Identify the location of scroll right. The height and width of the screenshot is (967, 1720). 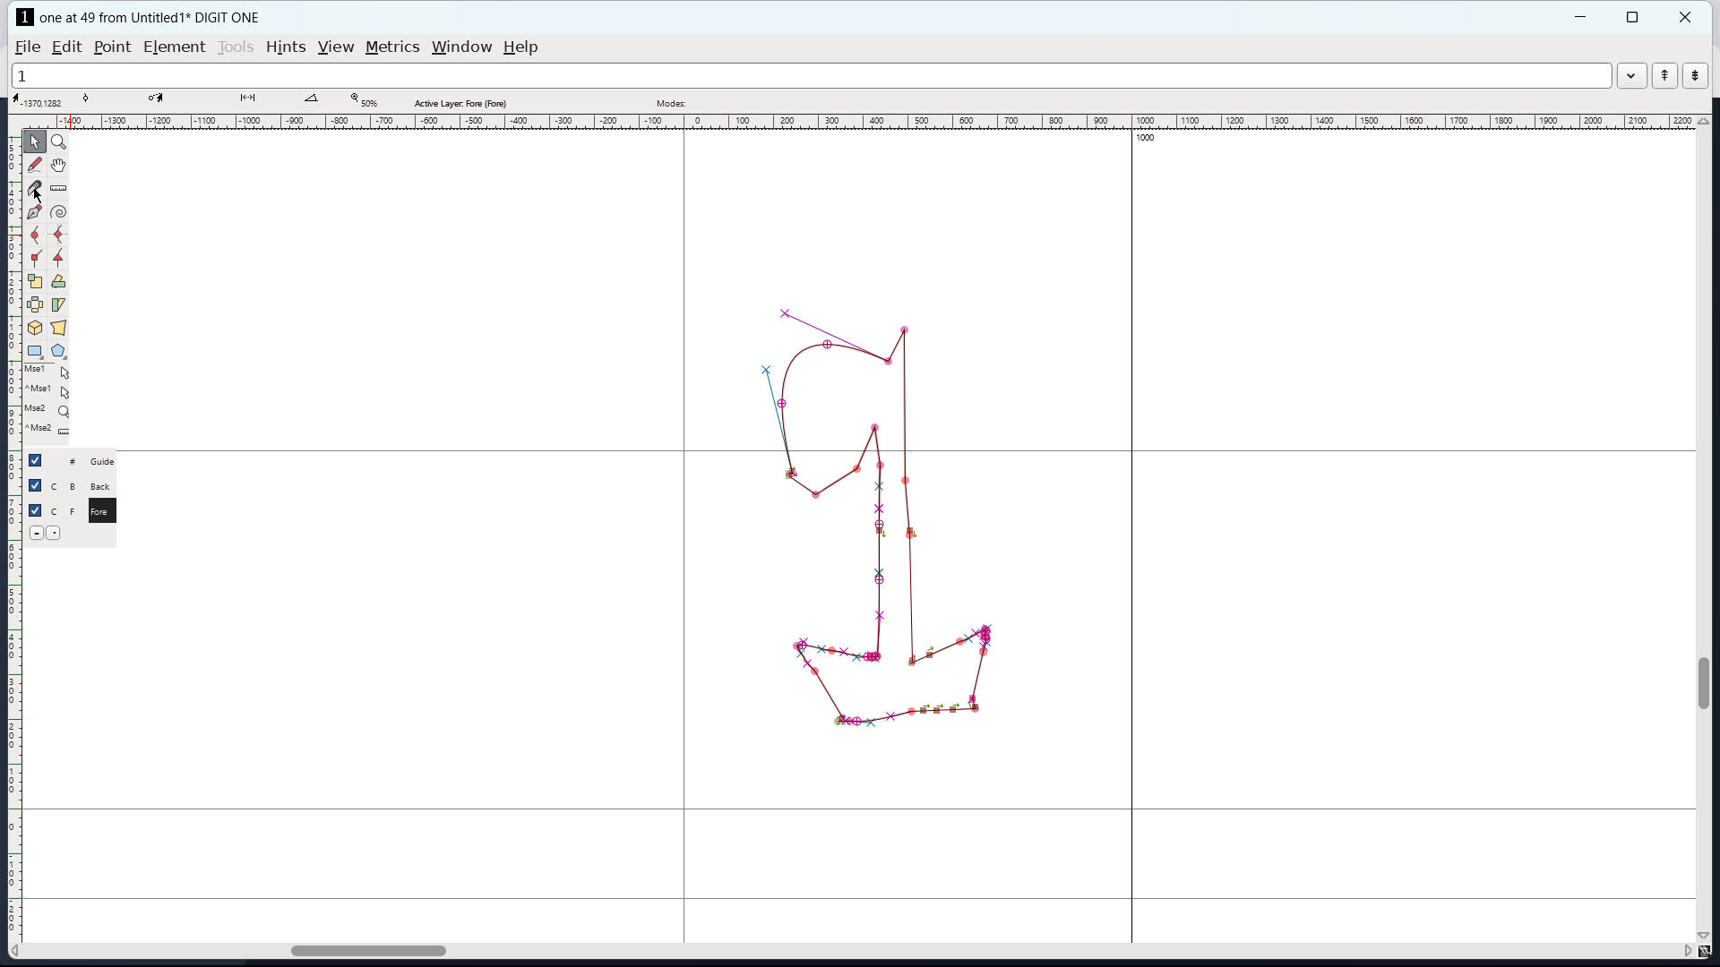
(1685, 952).